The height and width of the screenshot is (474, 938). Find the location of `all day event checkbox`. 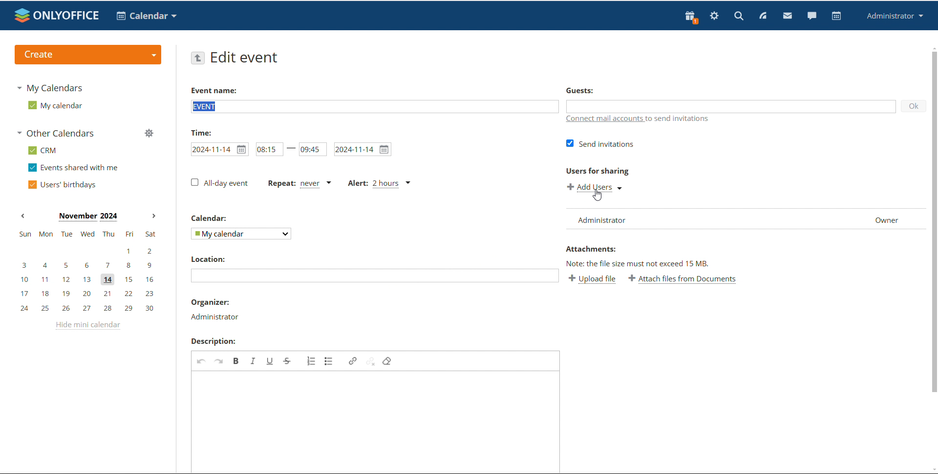

all day event checkbox is located at coordinates (218, 183).